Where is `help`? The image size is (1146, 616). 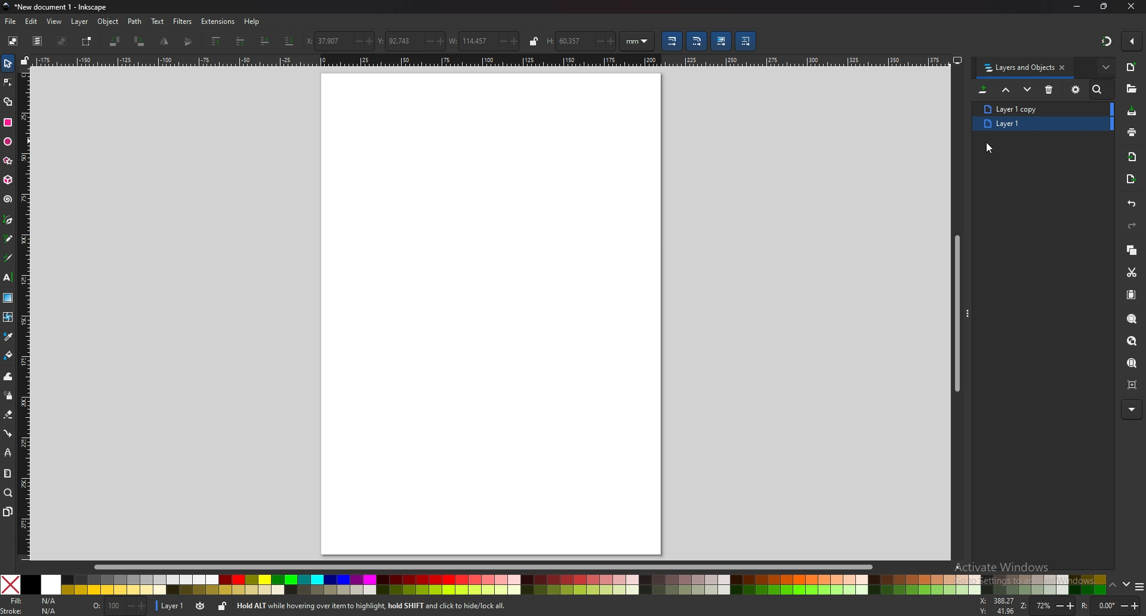
help is located at coordinates (251, 21).